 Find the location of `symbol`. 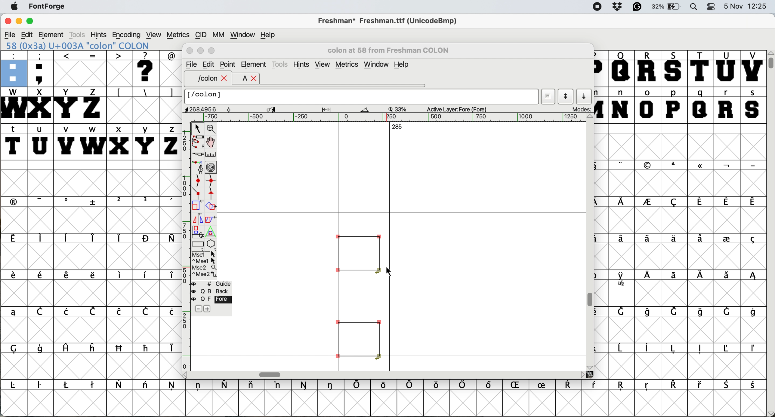

symbol is located at coordinates (94, 311).